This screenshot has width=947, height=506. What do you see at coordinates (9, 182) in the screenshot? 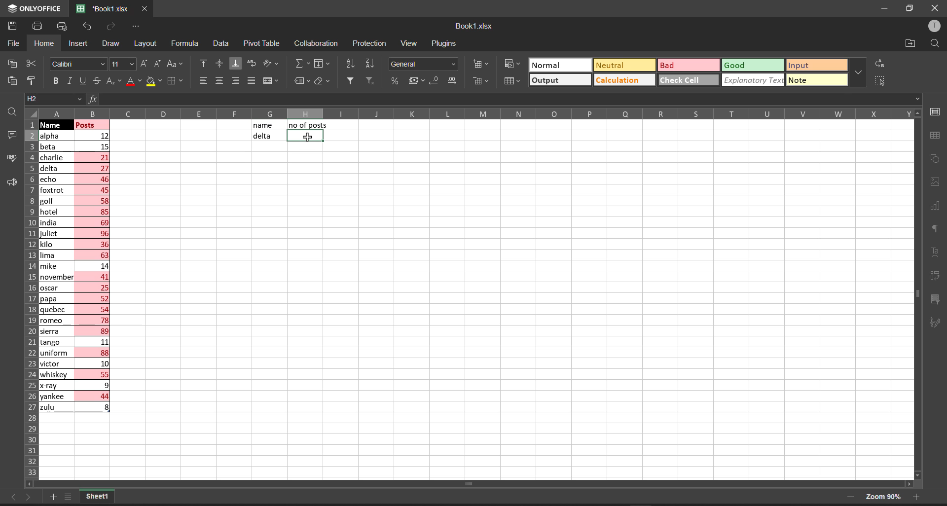
I see `feedback and support` at bounding box center [9, 182].